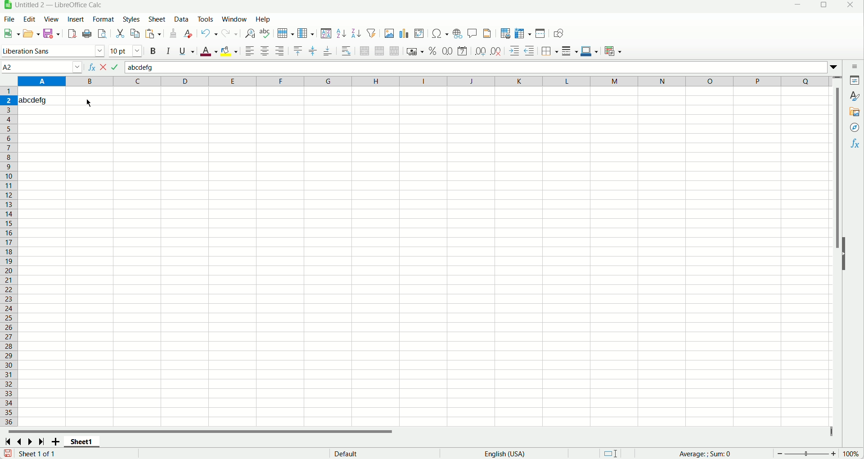  Describe the element at coordinates (182, 19) in the screenshot. I see `data` at that location.